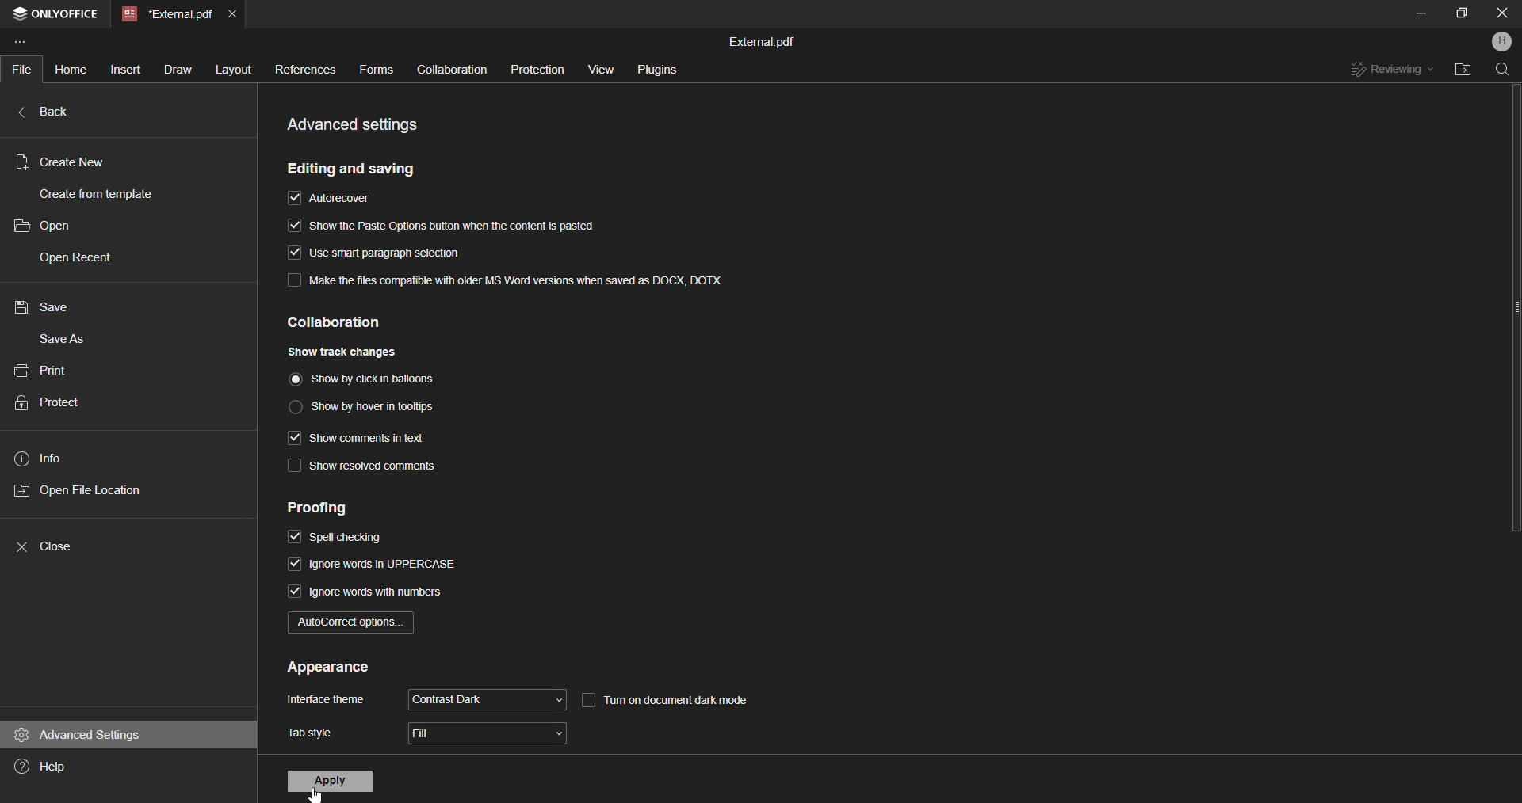 Image resolution: width=1522 pixels, height=803 pixels. I want to click on fill, so click(490, 735).